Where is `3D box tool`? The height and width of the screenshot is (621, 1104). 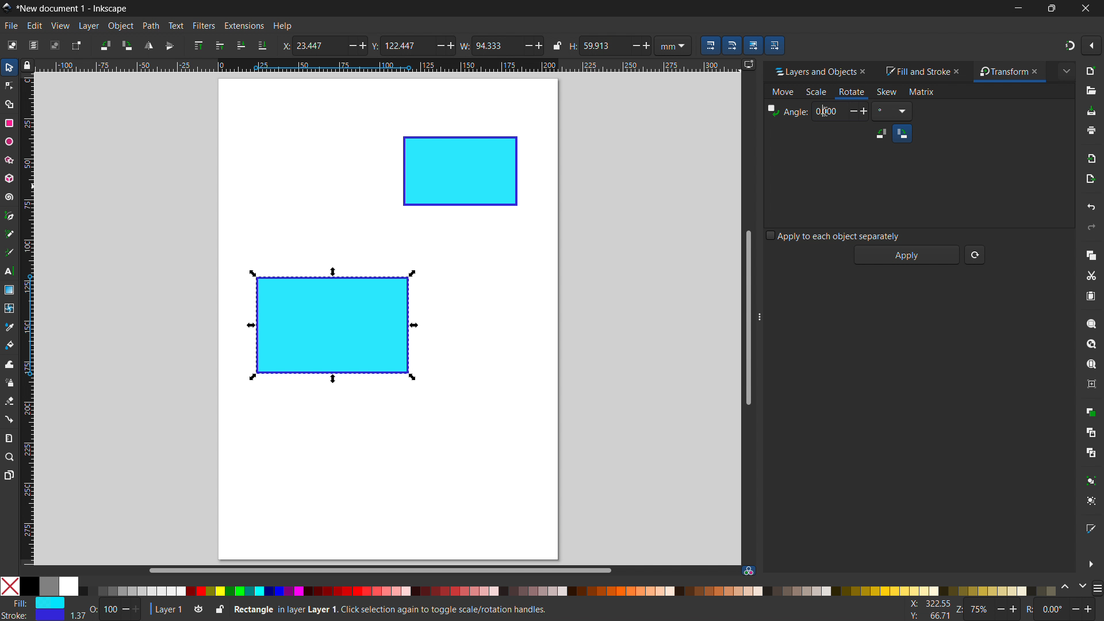
3D box tool is located at coordinates (8, 178).